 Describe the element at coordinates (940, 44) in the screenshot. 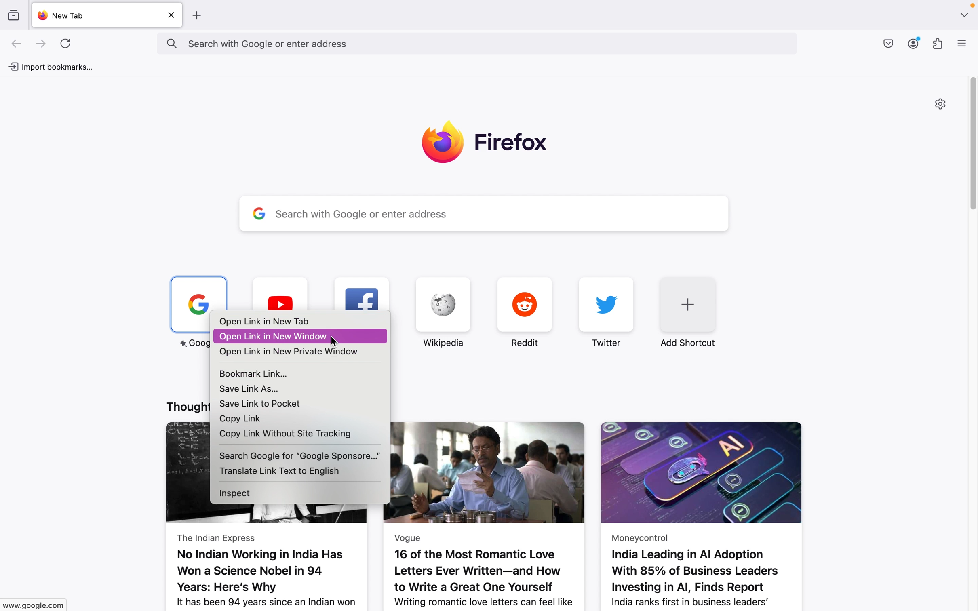

I see `add ons/extensions` at that location.